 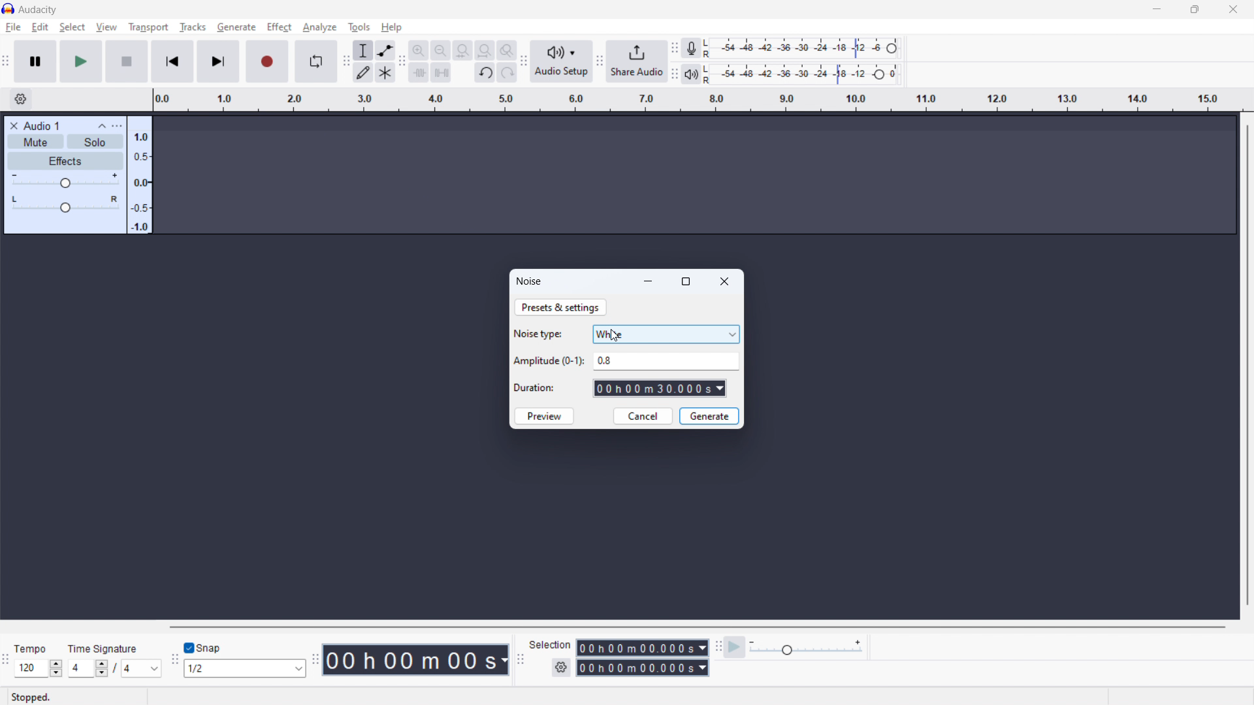 I want to click on prestes & settings, so click(x=561, y=308).